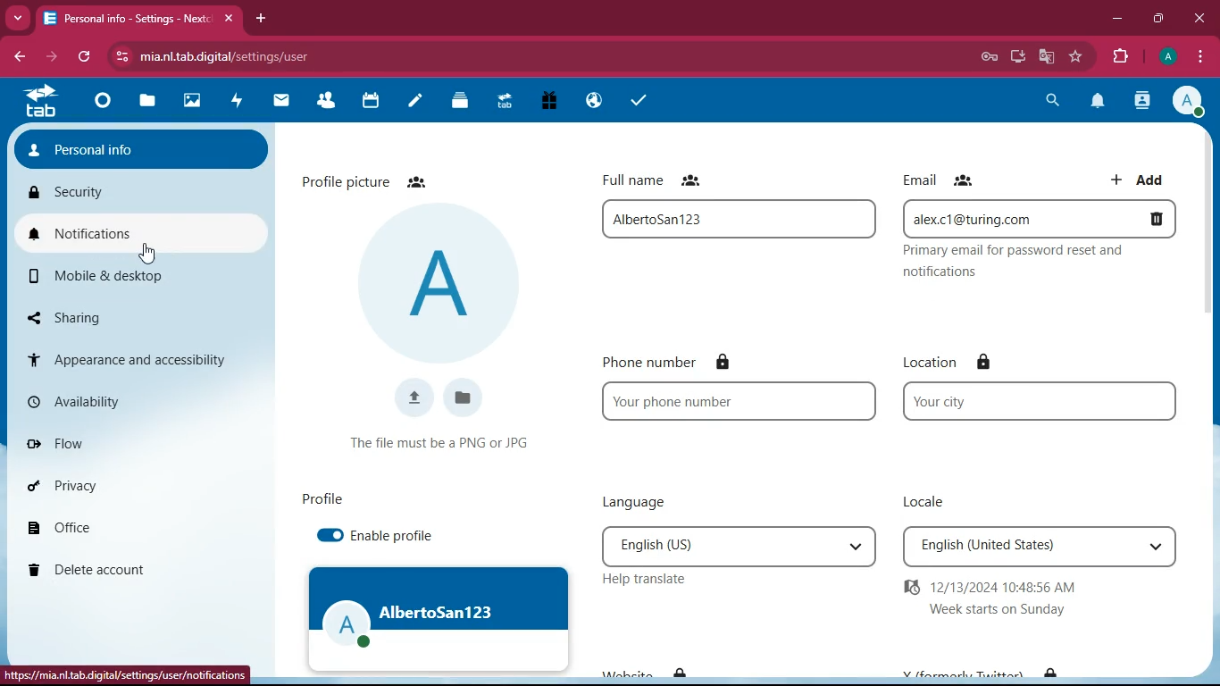 The height and width of the screenshot is (686, 1220). What do you see at coordinates (1049, 54) in the screenshot?
I see `google translate` at bounding box center [1049, 54].